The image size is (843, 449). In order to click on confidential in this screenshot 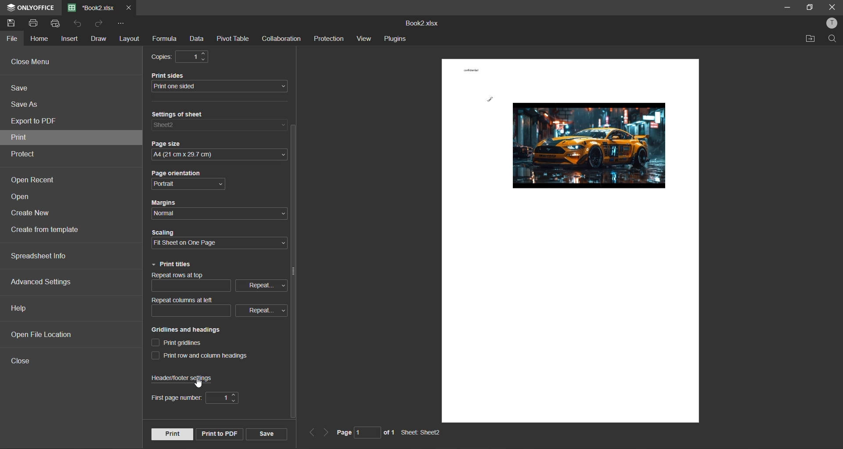, I will do `click(471, 69)`.